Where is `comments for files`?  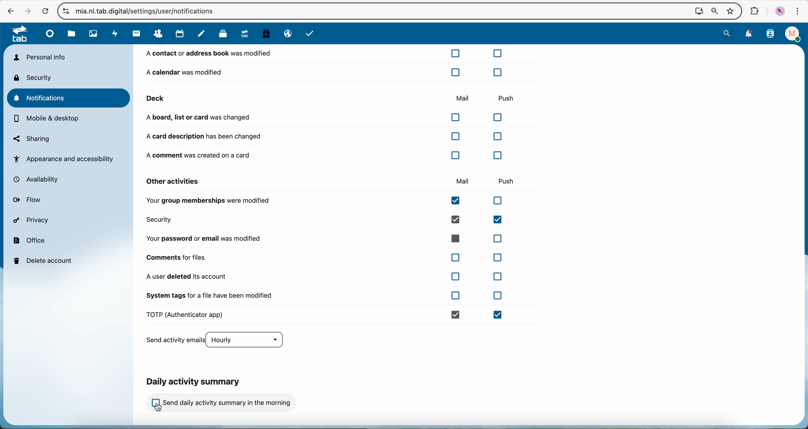
comments for files is located at coordinates (327, 257).